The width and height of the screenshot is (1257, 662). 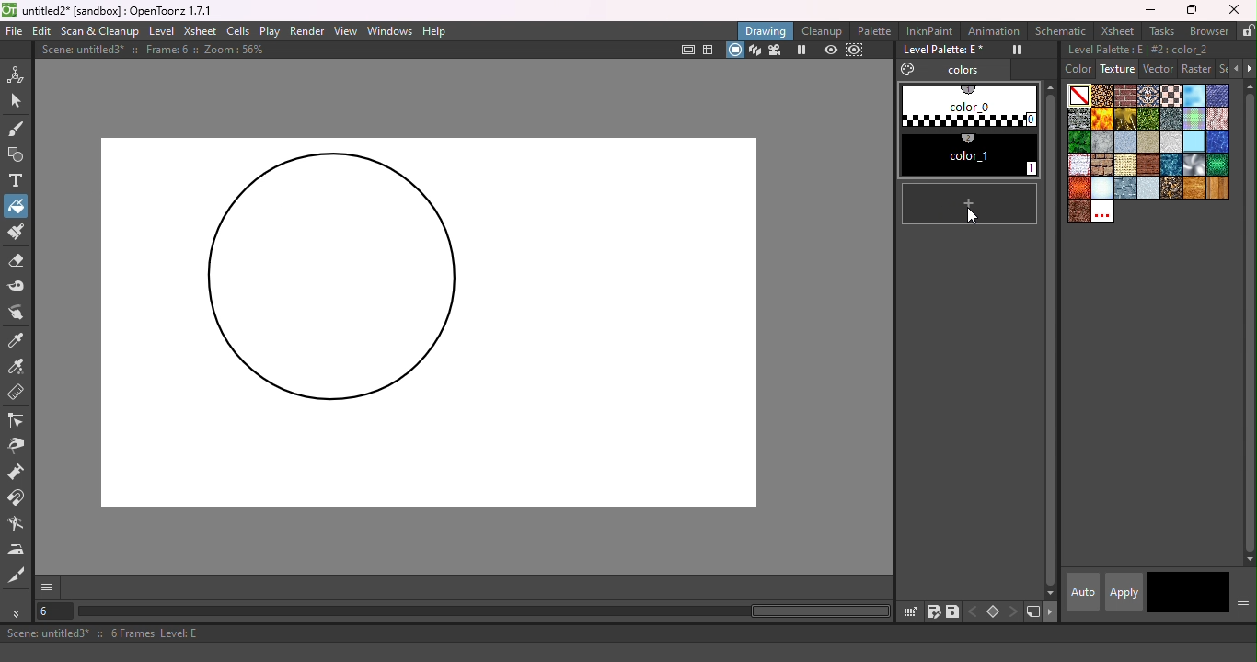 I want to click on Schematic, so click(x=1059, y=31).